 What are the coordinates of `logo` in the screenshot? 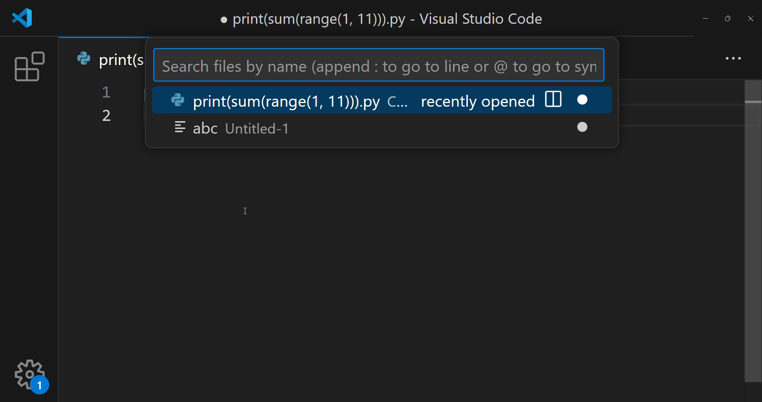 It's located at (24, 19).